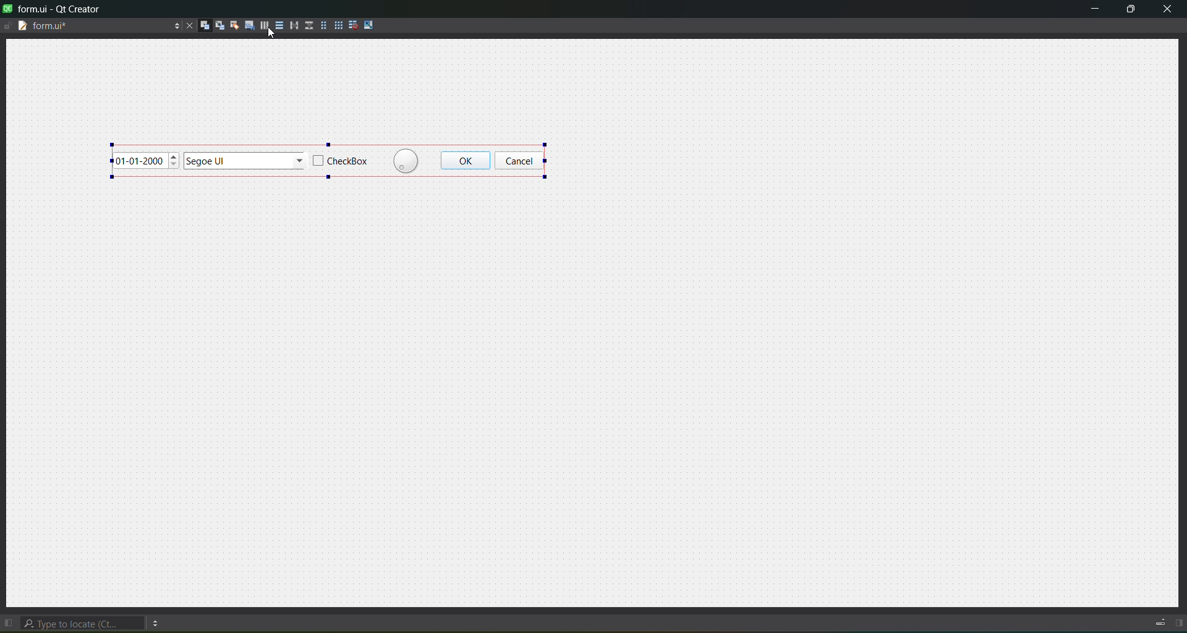 The height and width of the screenshot is (633, 1187). Describe the element at coordinates (60, 27) in the screenshot. I see `tab name` at that location.